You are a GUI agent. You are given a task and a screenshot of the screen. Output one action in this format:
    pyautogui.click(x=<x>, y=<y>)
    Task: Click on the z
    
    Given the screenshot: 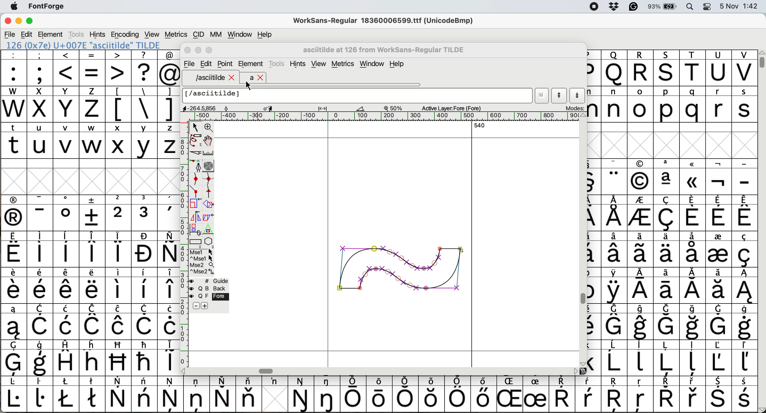 What is the action you would take?
    pyautogui.click(x=169, y=140)
    